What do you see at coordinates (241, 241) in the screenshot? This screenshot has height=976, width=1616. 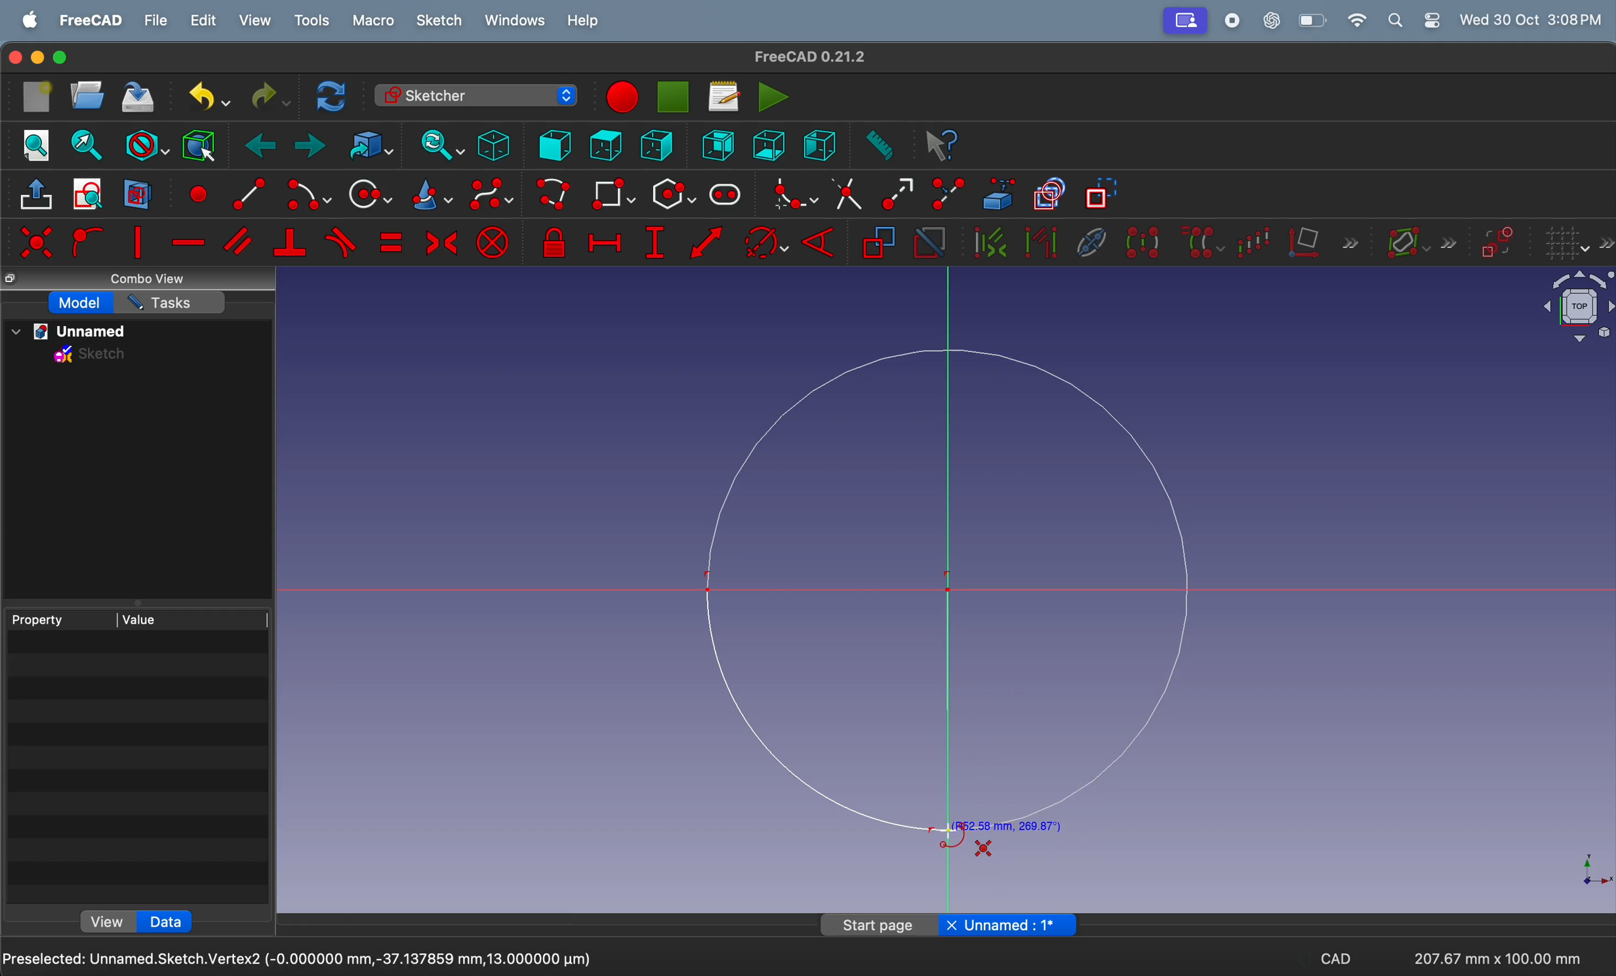 I see `constrain parallel` at bounding box center [241, 241].